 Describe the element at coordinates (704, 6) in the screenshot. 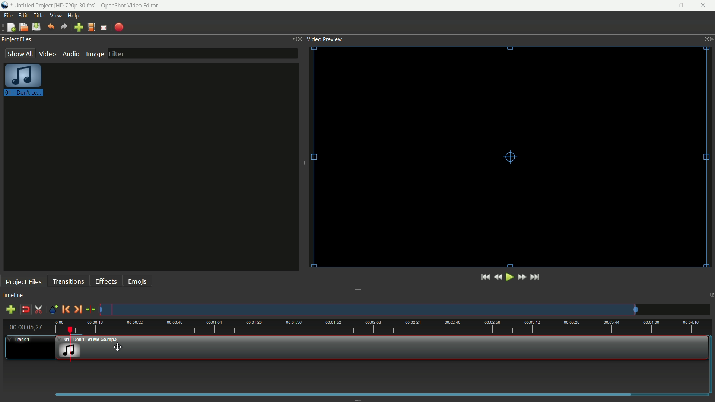

I see `close app` at that location.